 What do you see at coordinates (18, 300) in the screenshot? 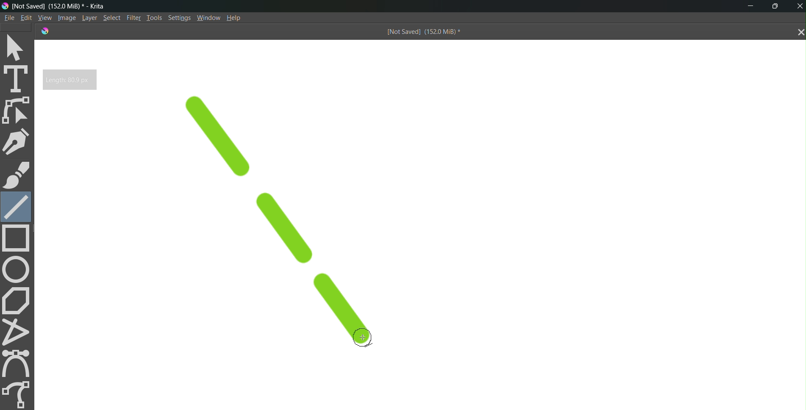
I see `polygon` at bounding box center [18, 300].